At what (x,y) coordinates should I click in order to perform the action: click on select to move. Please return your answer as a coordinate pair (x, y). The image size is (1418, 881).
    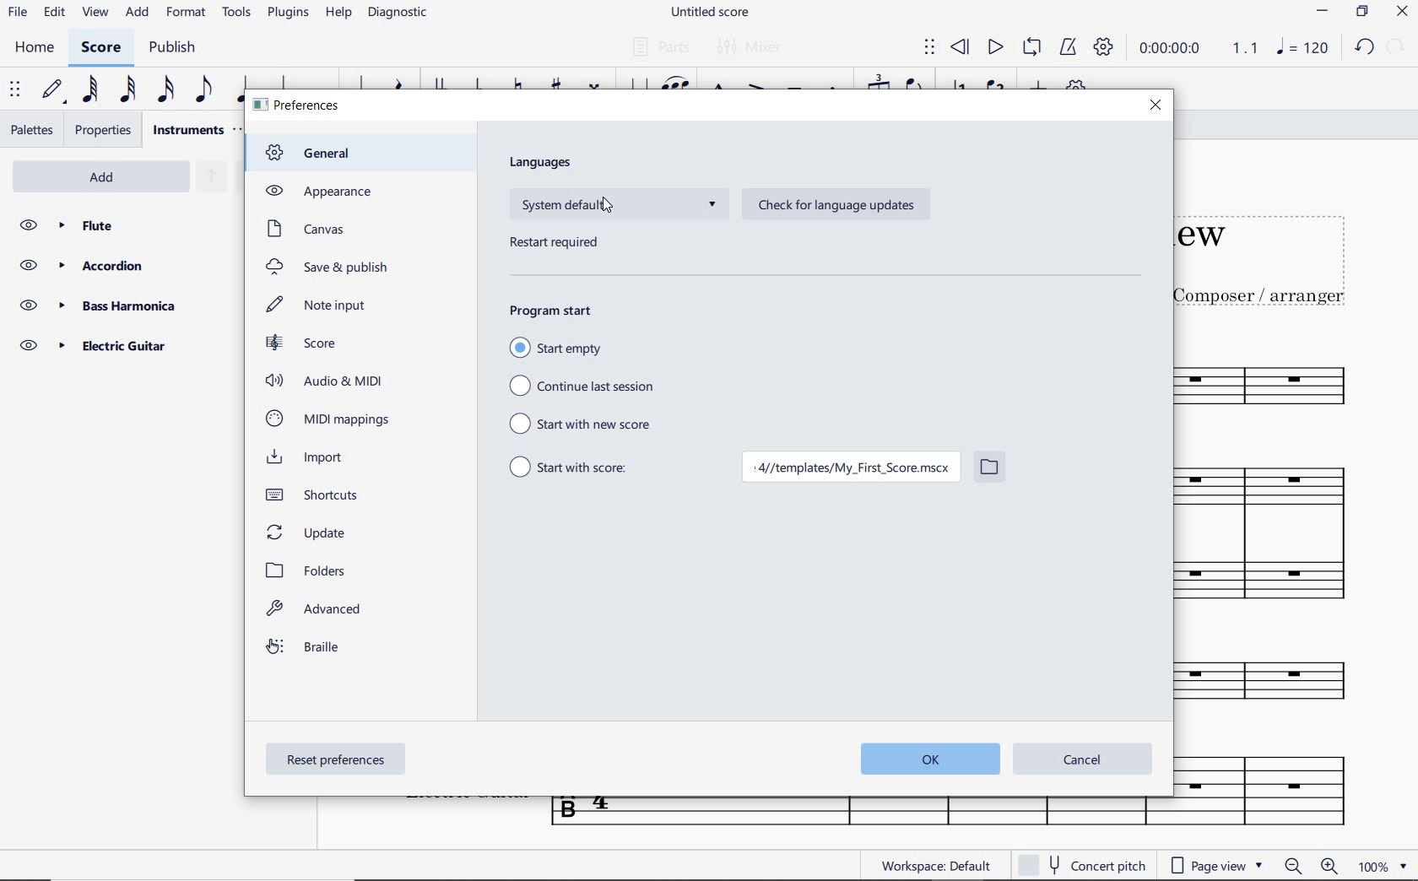
    Looking at the image, I should click on (929, 48).